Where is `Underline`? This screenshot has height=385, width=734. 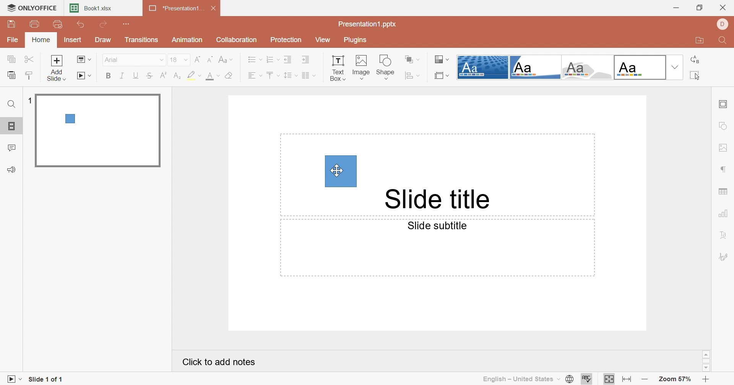
Underline is located at coordinates (136, 77).